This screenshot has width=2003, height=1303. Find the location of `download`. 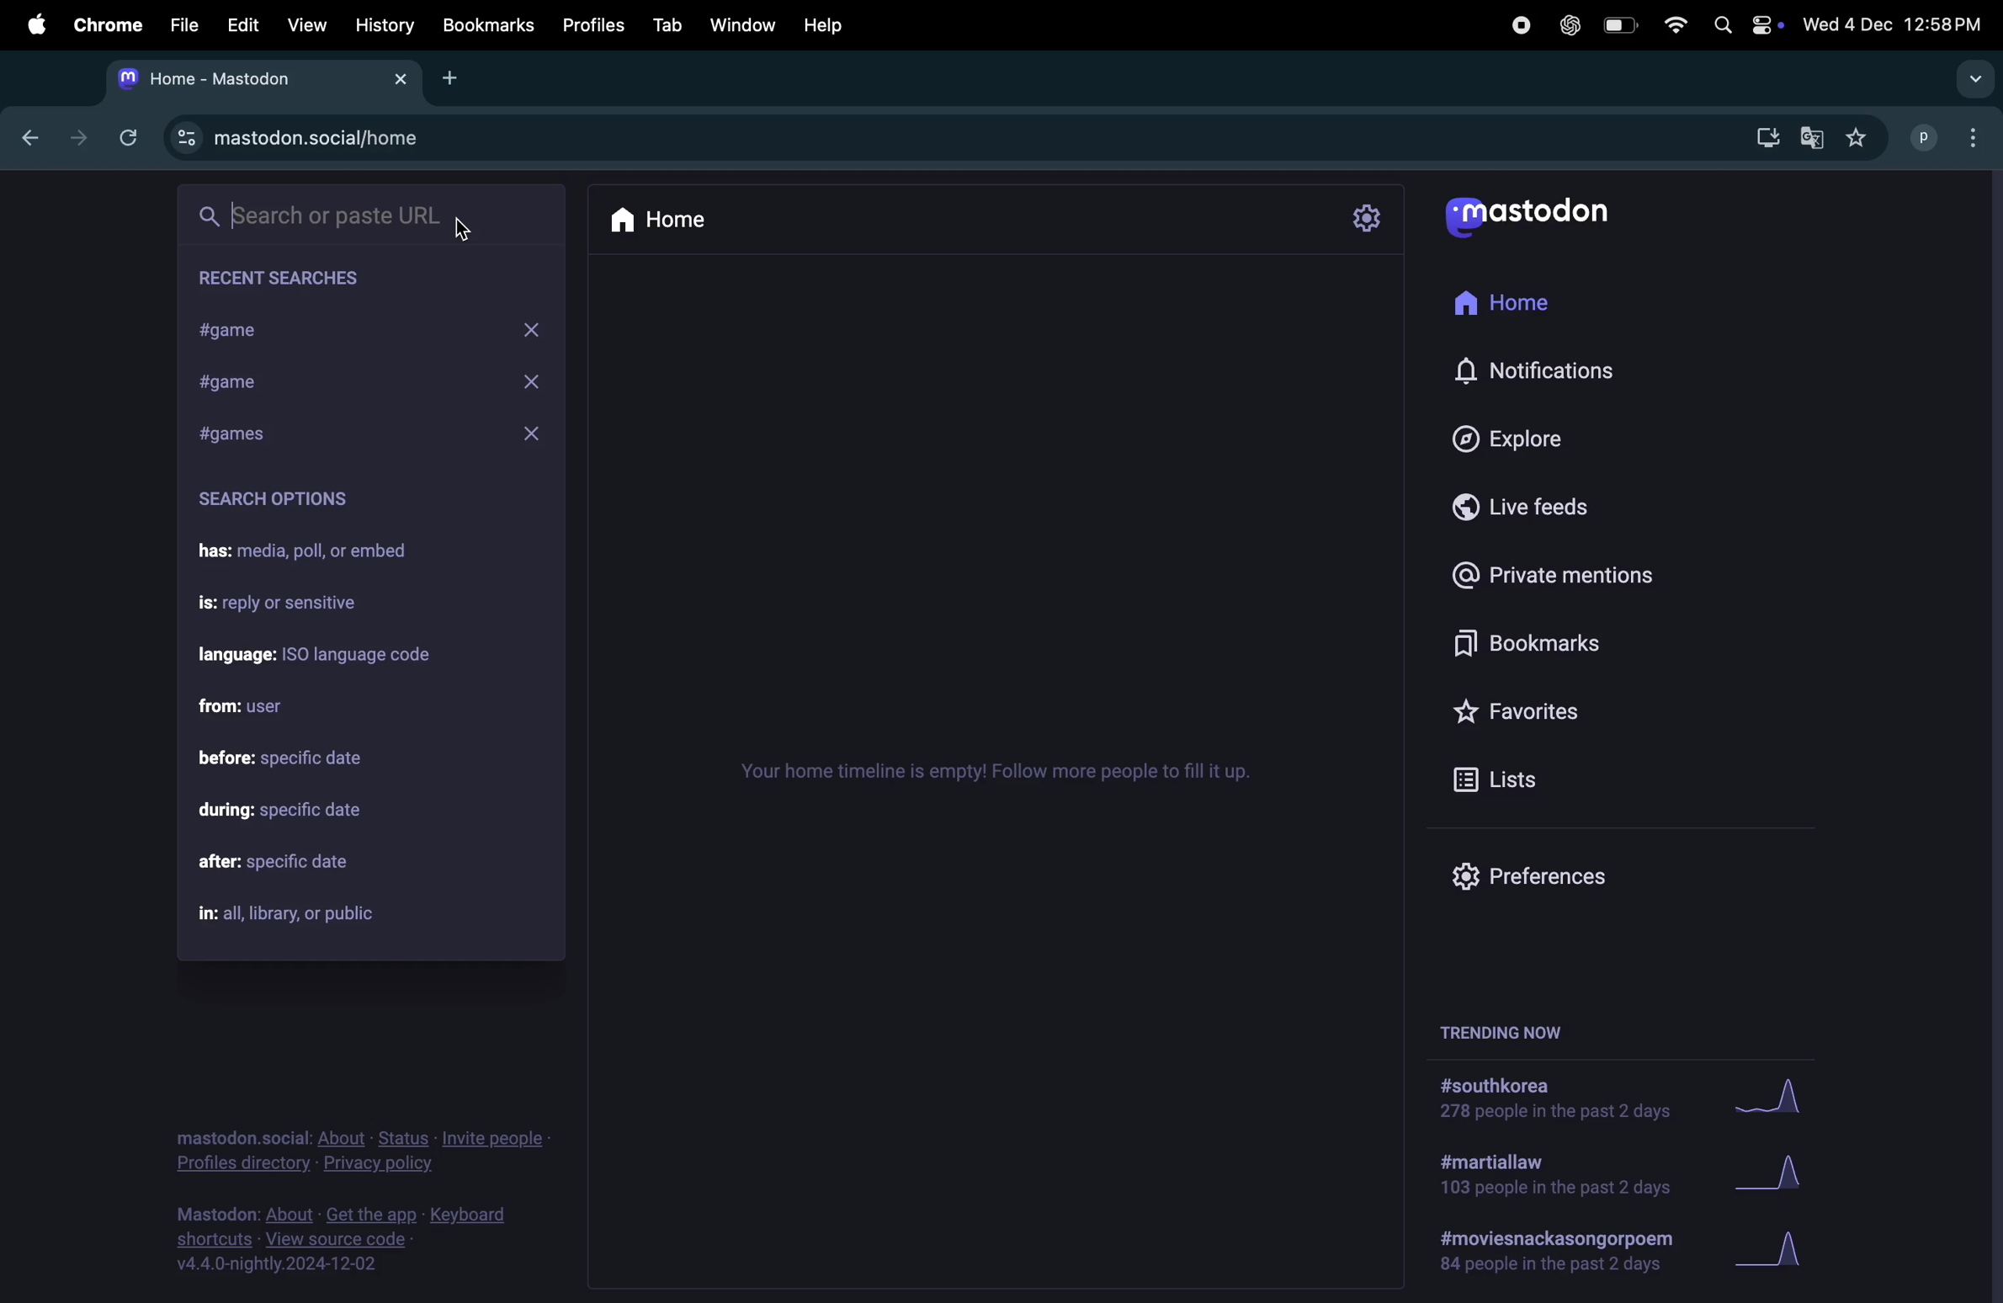

download is located at coordinates (1761, 136).